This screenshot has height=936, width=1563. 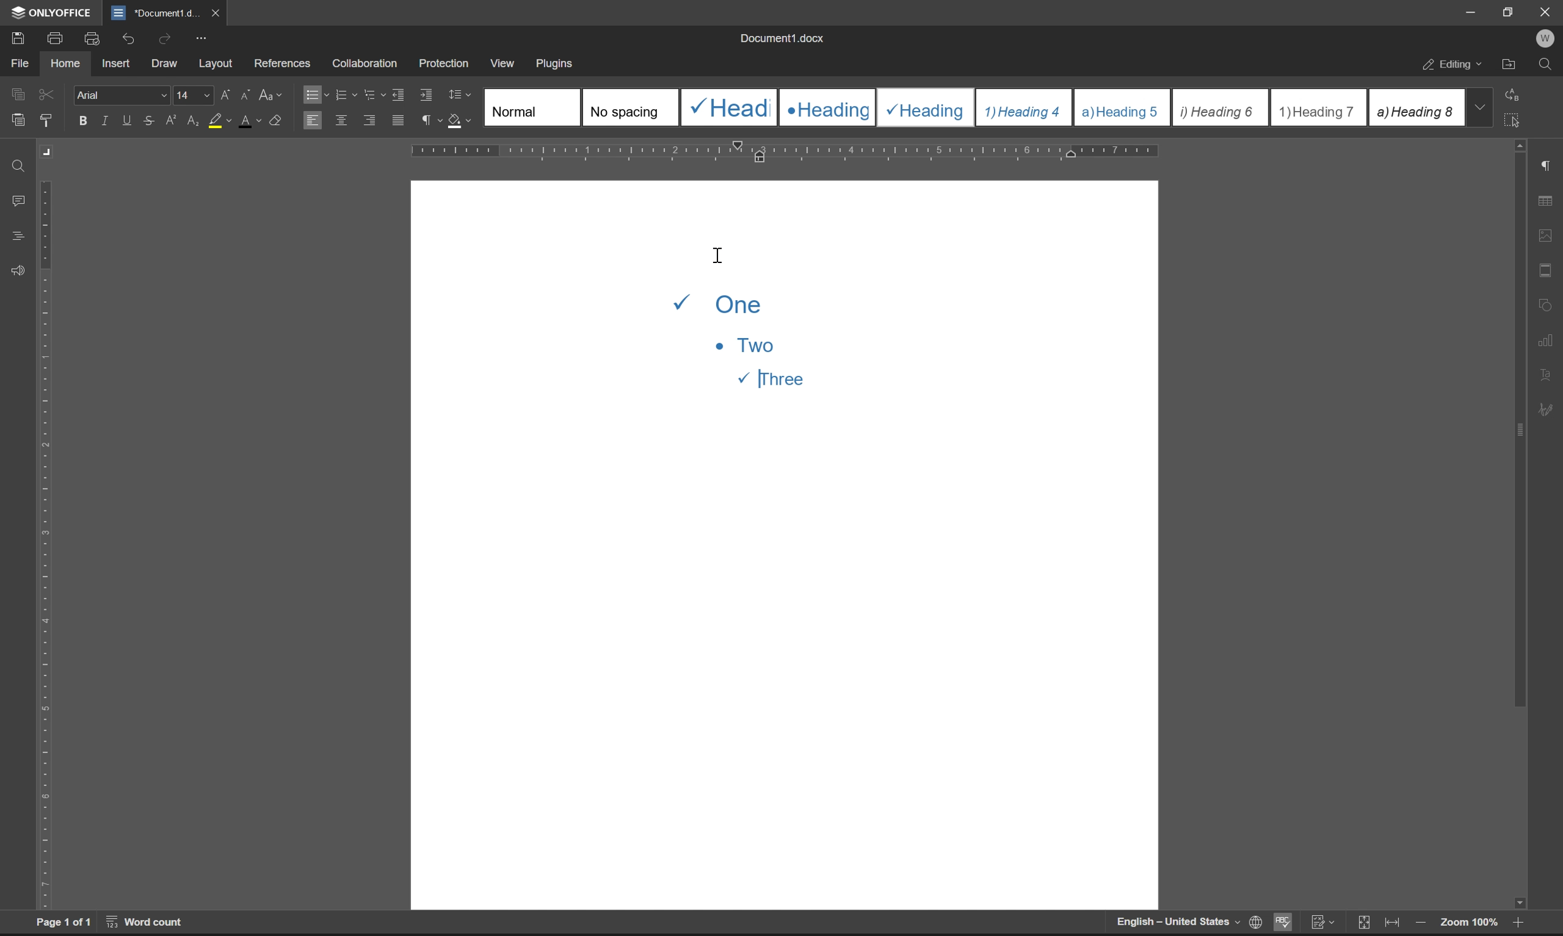 What do you see at coordinates (168, 64) in the screenshot?
I see `draw` at bounding box center [168, 64].